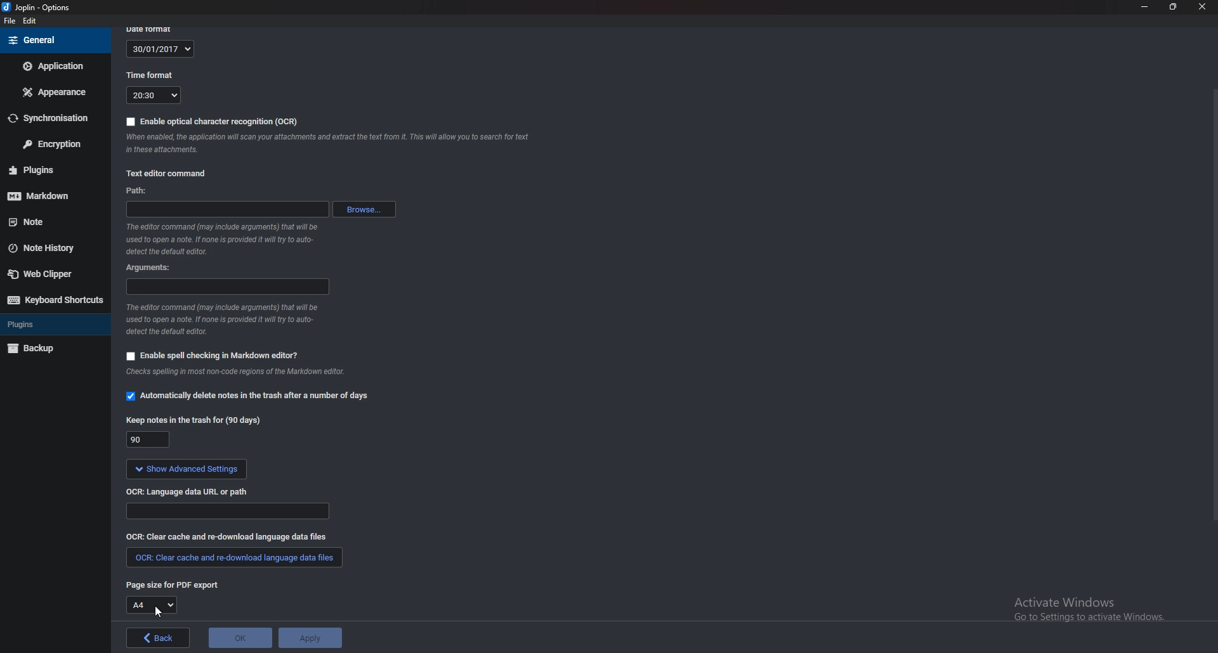 Image resolution: width=1218 pixels, height=653 pixels. What do you see at coordinates (154, 268) in the screenshot?
I see `Arguments` at bounding box center [154, 268].